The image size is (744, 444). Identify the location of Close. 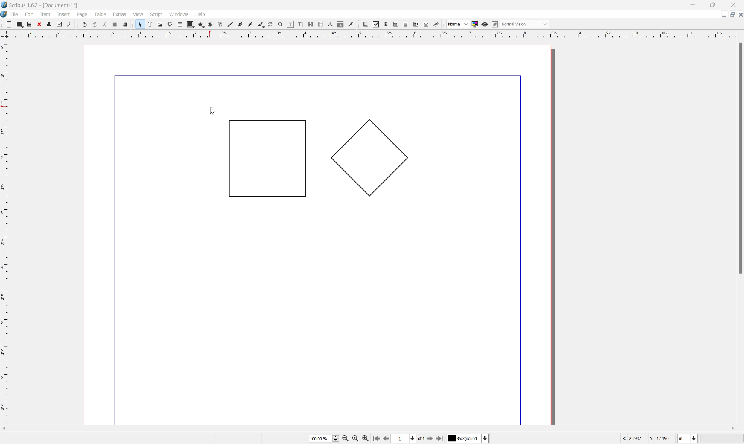
(736, 4).